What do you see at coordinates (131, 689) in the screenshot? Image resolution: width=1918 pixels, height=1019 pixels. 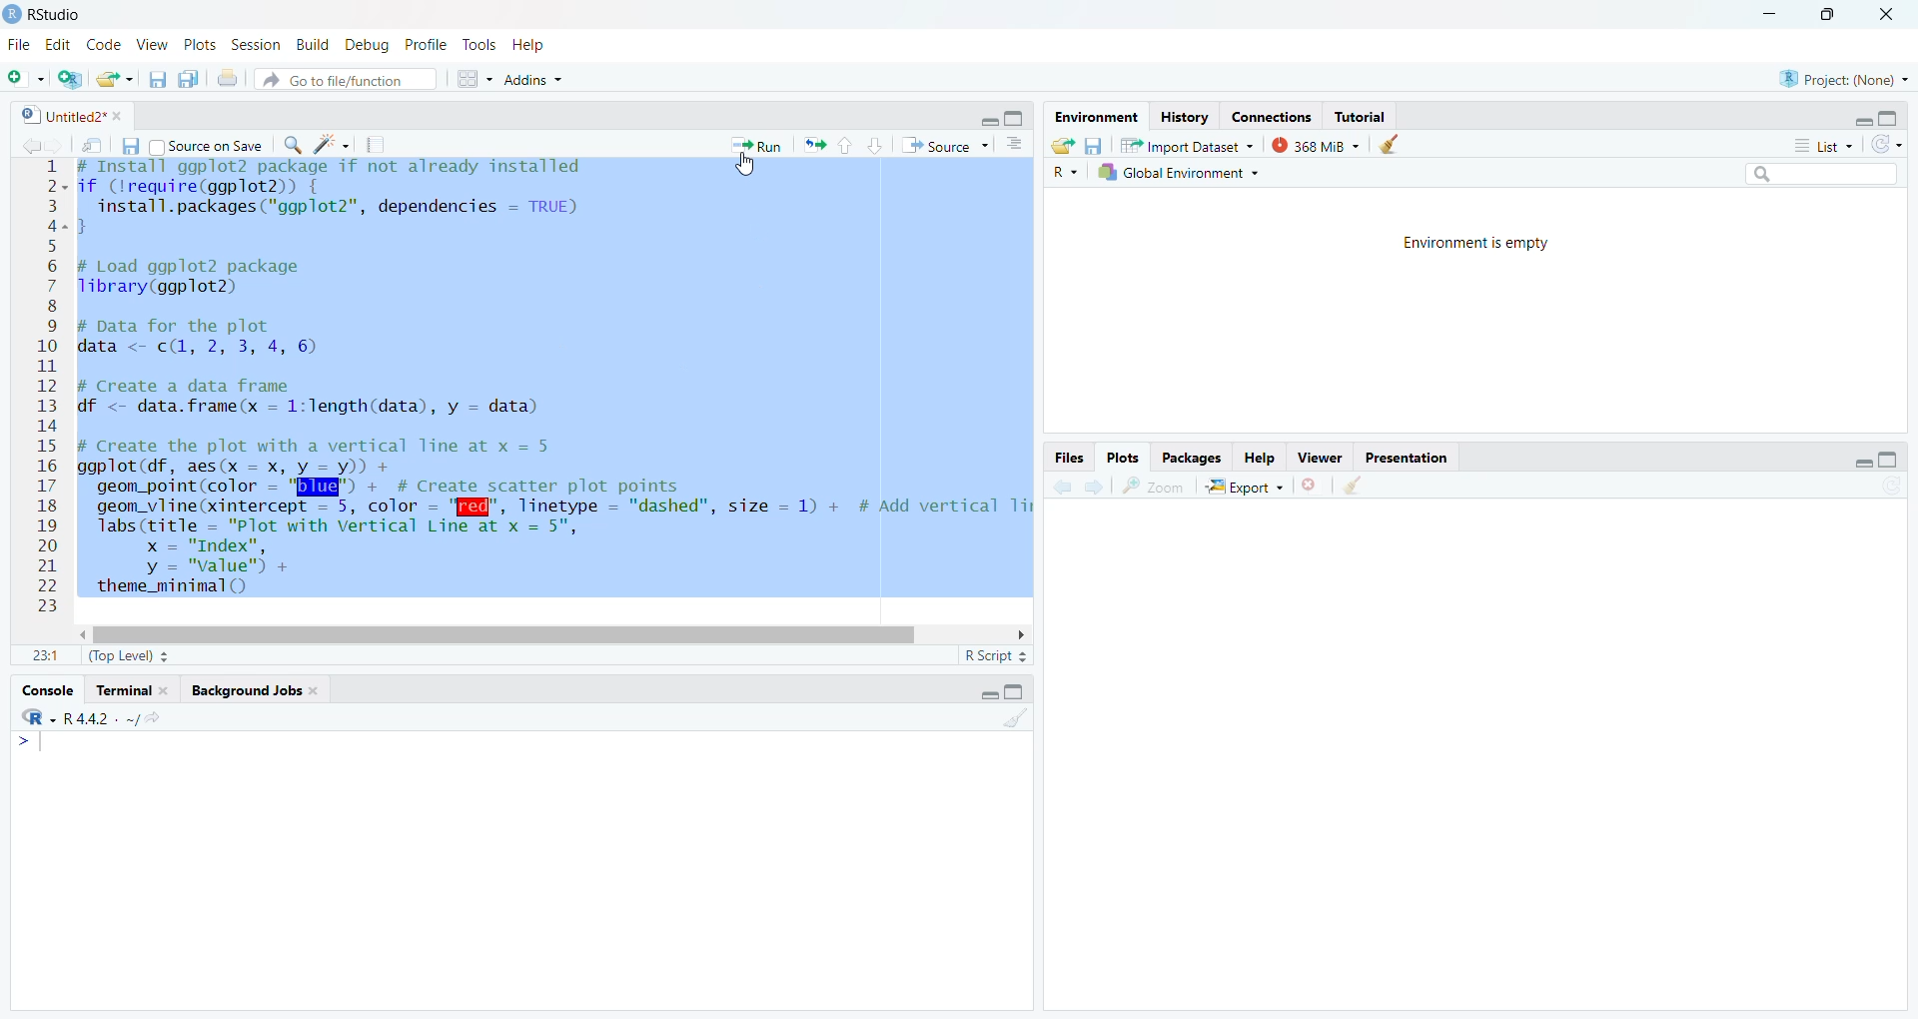 I see `Terminal` at bounding box center [131, 689].